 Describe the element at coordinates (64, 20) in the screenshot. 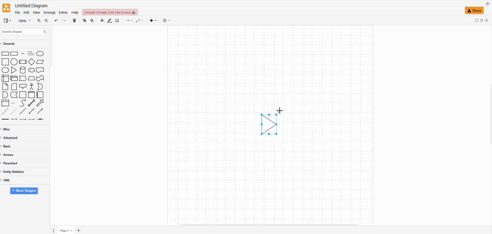

I see `undo` at that location.